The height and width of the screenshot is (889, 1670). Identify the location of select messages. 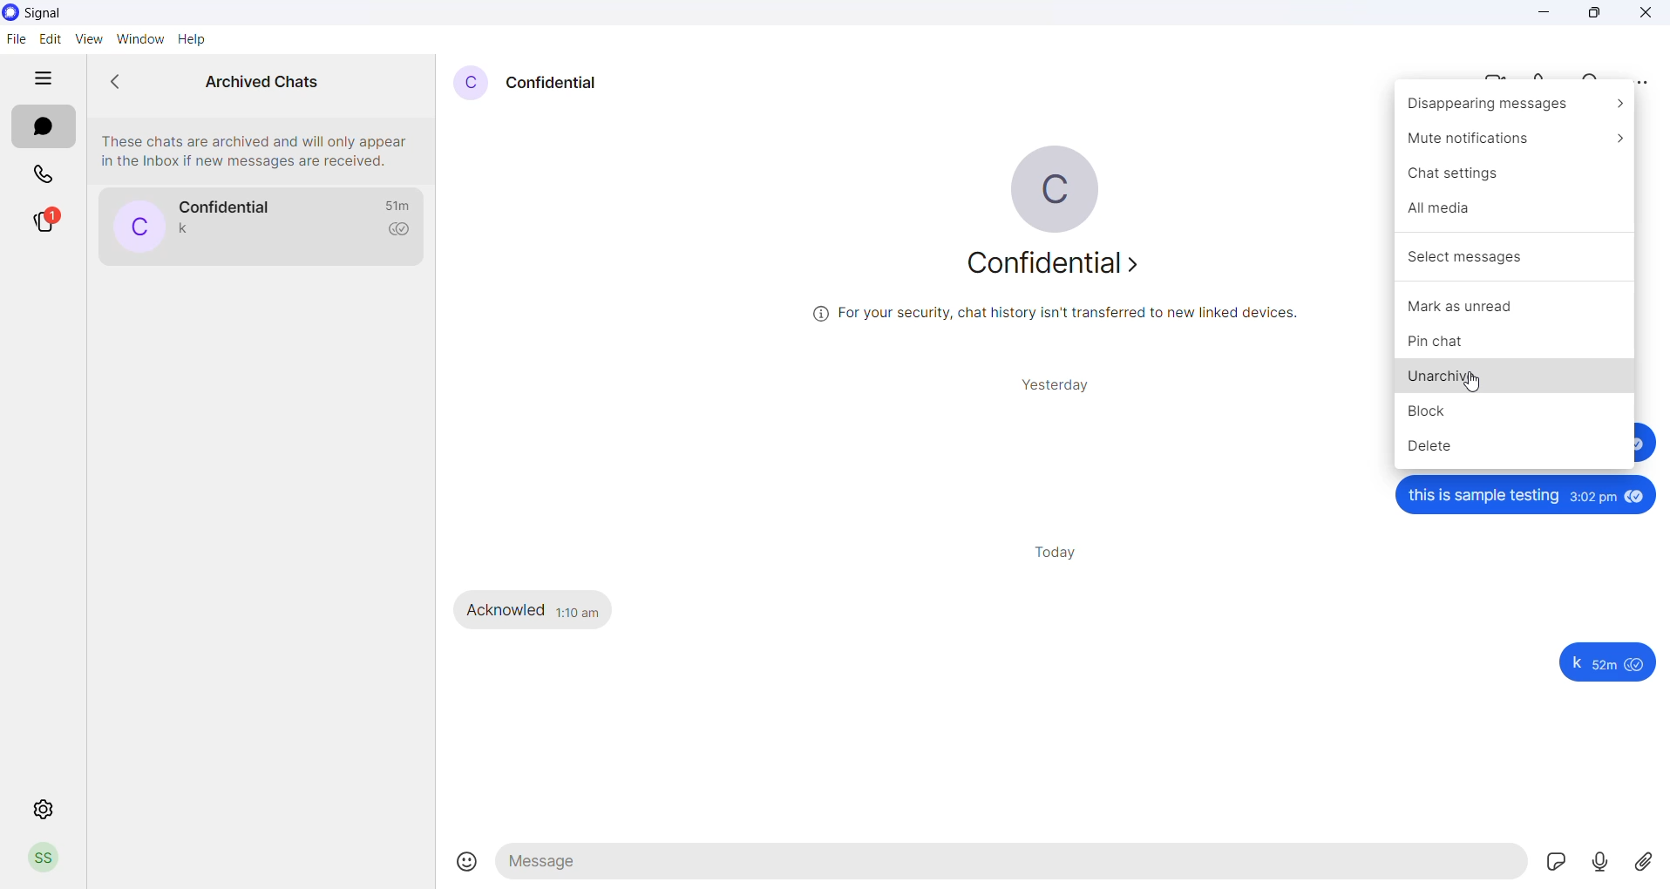
(1513, 260).